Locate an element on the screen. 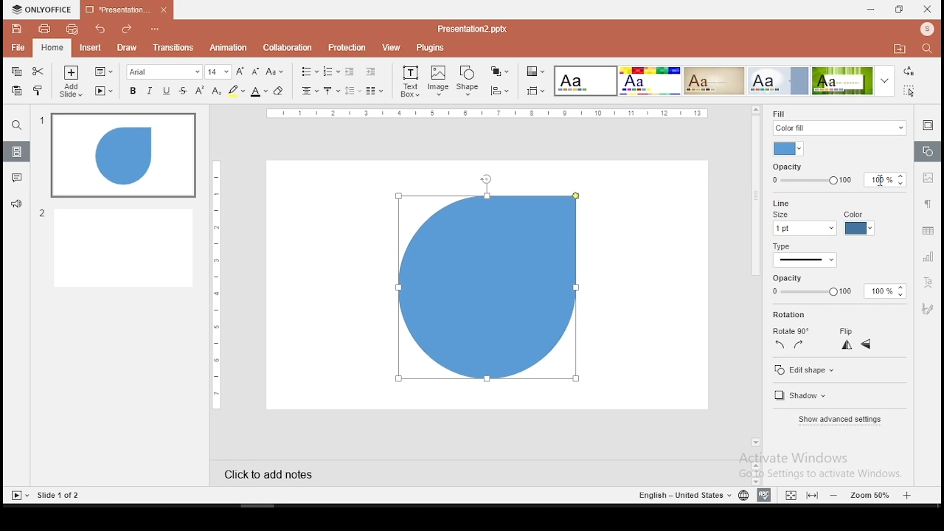 The image size is (944, 531). english - united states is located at coordinates (682, 497).